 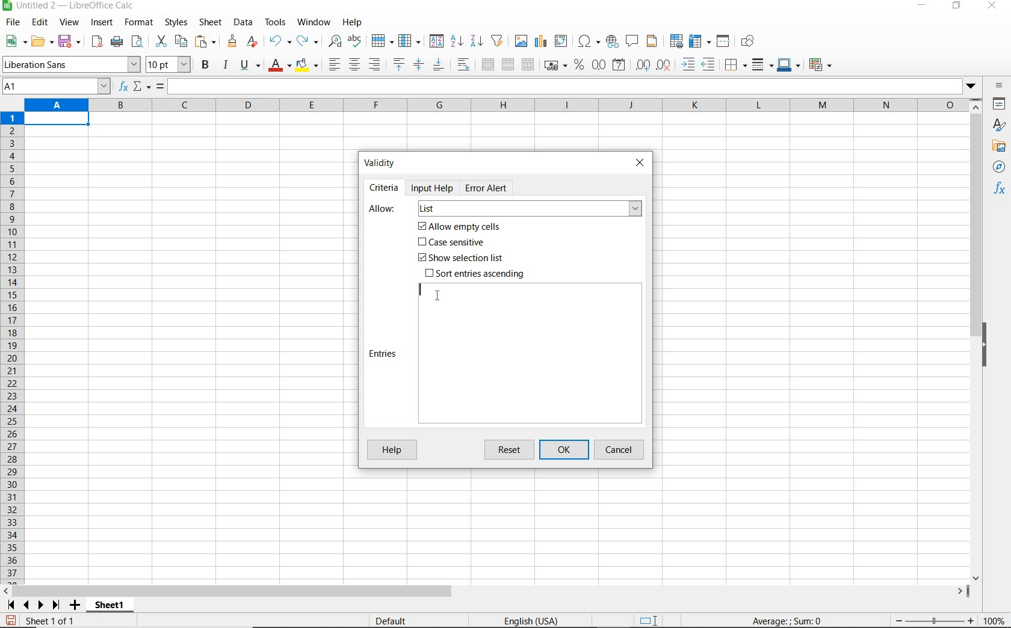 I want to click on navigator, so click(x=1001, y=170).